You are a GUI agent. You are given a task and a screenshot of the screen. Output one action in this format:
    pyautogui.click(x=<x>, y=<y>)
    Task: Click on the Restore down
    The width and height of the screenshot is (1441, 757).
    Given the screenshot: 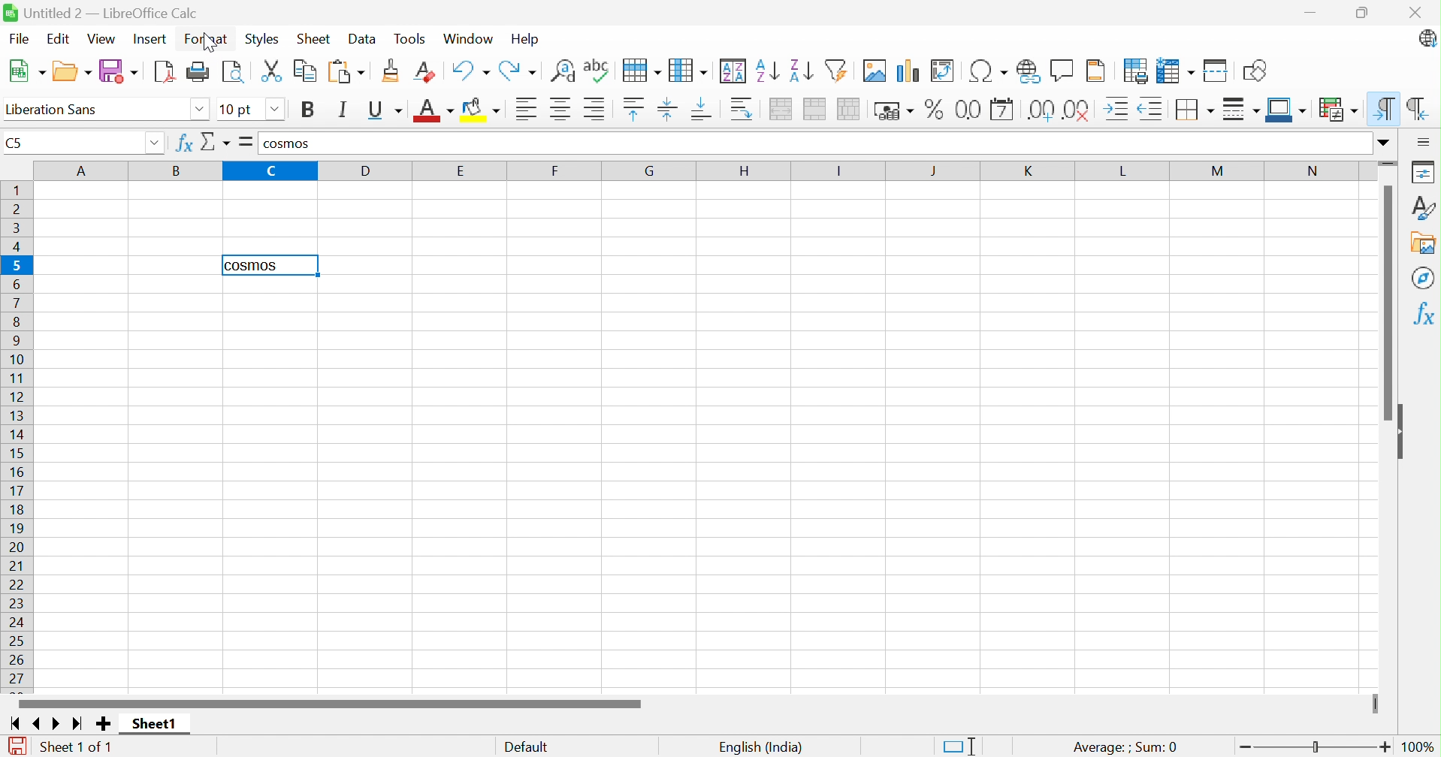 What is the action you would take?
    pyautogui.click(x=1362, y=14)
    